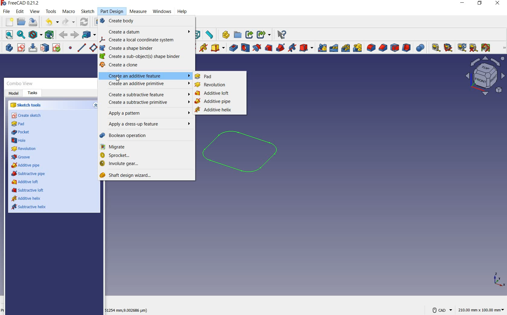  What do you see at coordinates (6, 12) in the screenshot?
I see `file` at bounding box center [6, 12].